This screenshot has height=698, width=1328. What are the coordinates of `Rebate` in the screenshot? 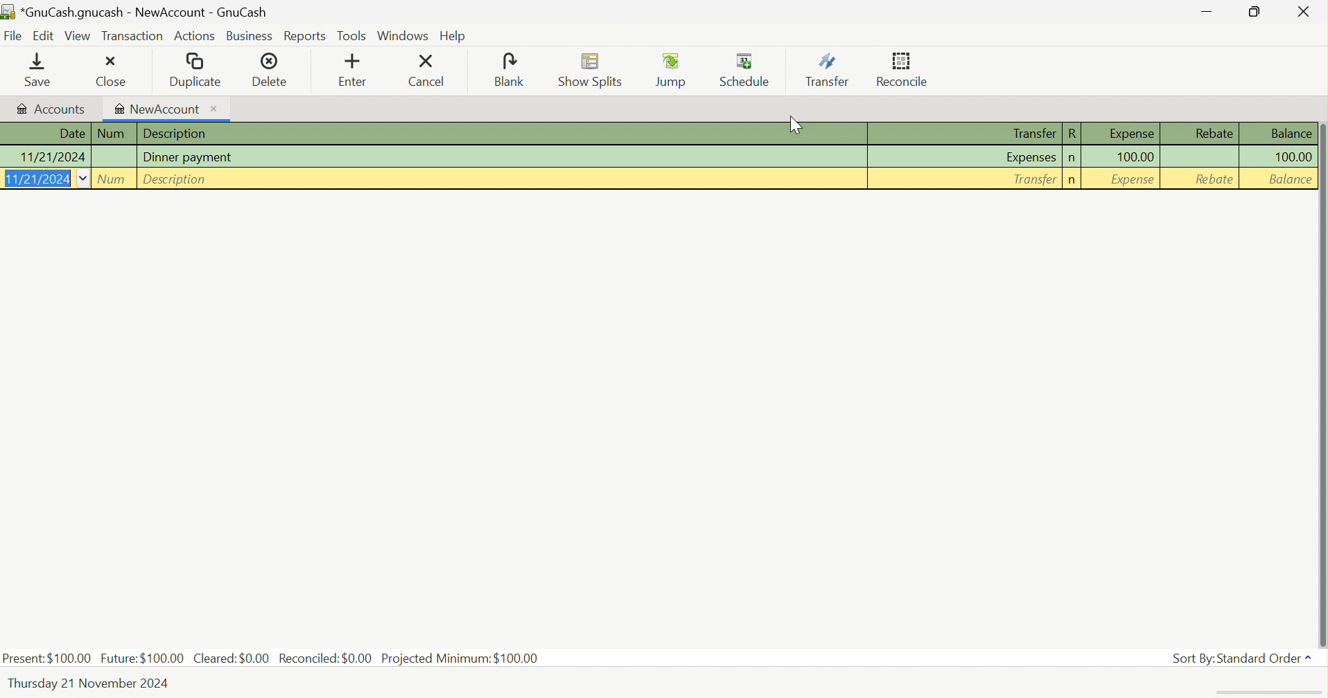 It's located at (1215, 133).